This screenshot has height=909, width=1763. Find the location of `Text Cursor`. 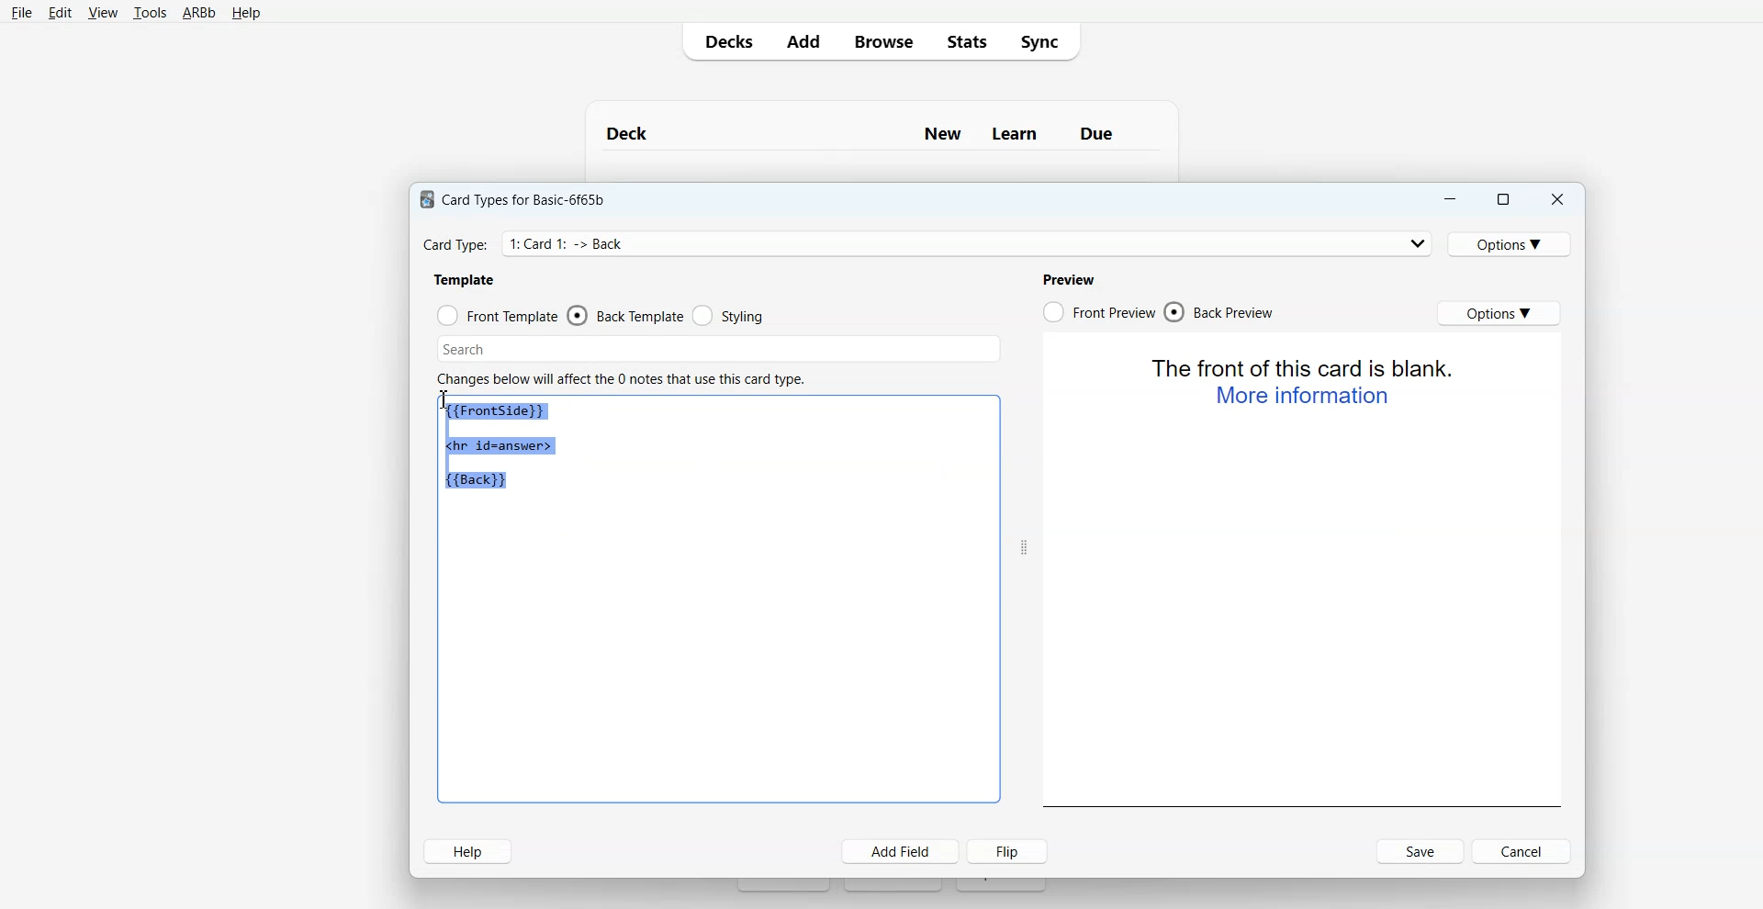

Text Cursor is located at coordinates (445, 399).